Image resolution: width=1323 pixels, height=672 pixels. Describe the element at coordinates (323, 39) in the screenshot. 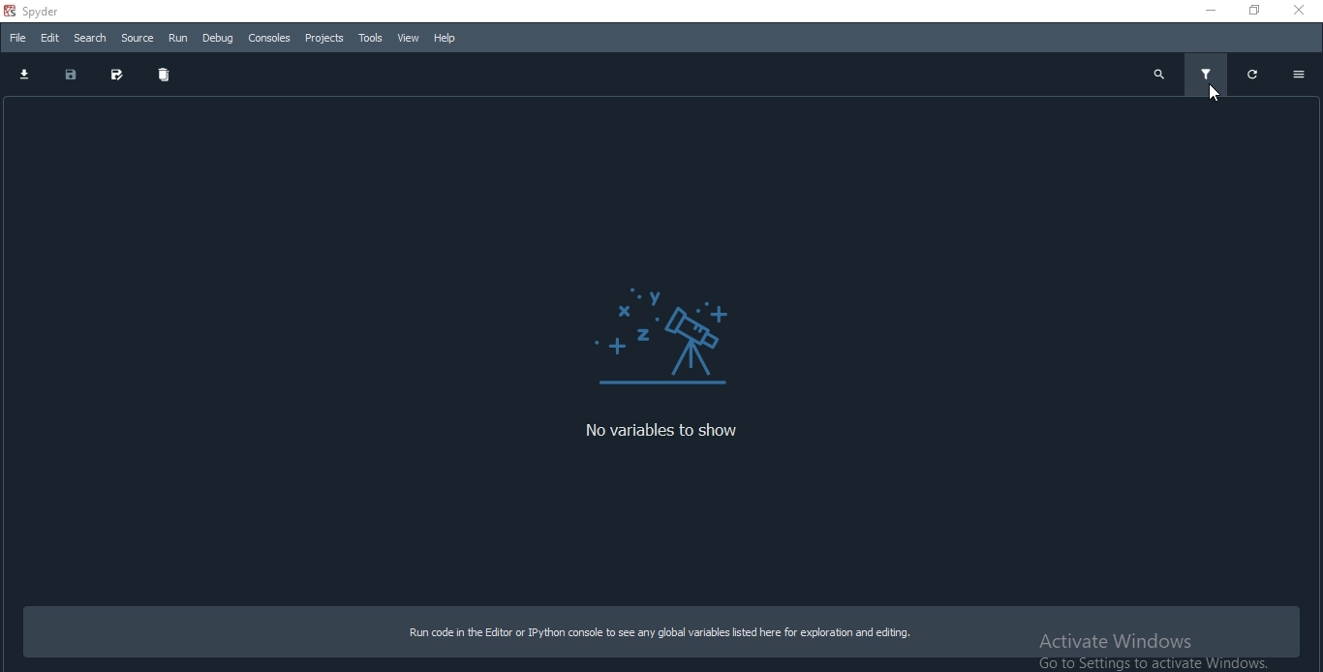

I see `Projects` at that location.